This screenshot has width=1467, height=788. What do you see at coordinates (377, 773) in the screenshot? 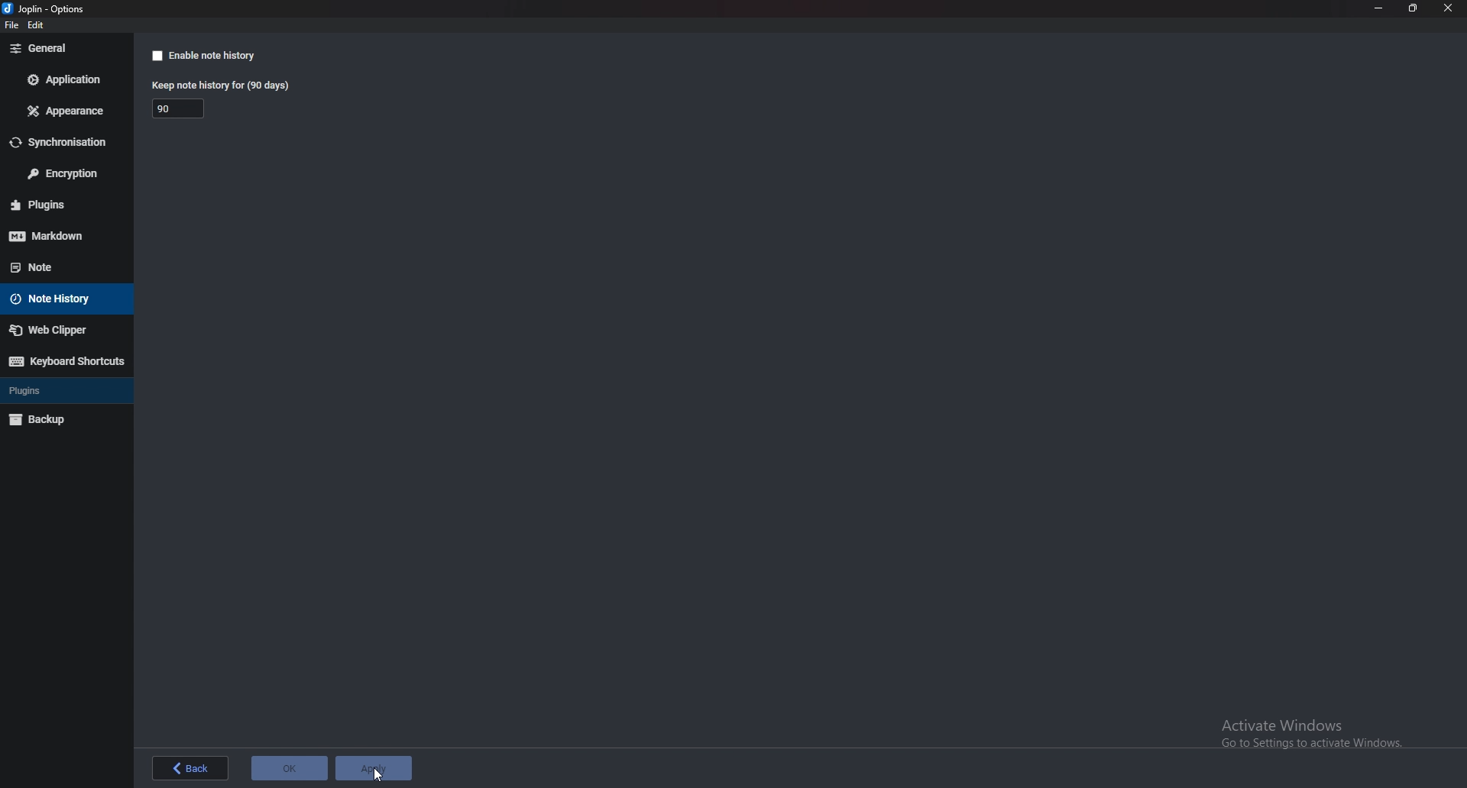
I see `cursor` at bounding box center [377, 773].